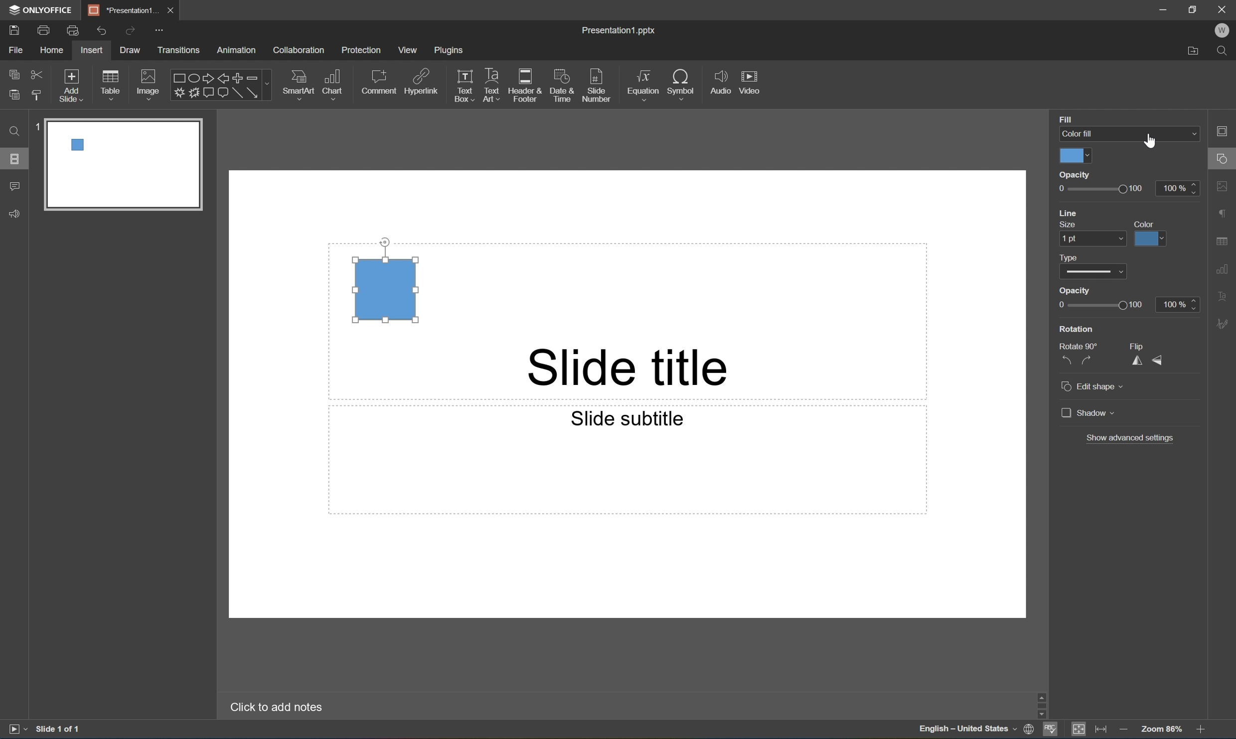 The image size is (1236, 739). What do you see at coordinates (422, 80) in the screenshot?
I see `Hyperlink` at bounding box center [422, 80].